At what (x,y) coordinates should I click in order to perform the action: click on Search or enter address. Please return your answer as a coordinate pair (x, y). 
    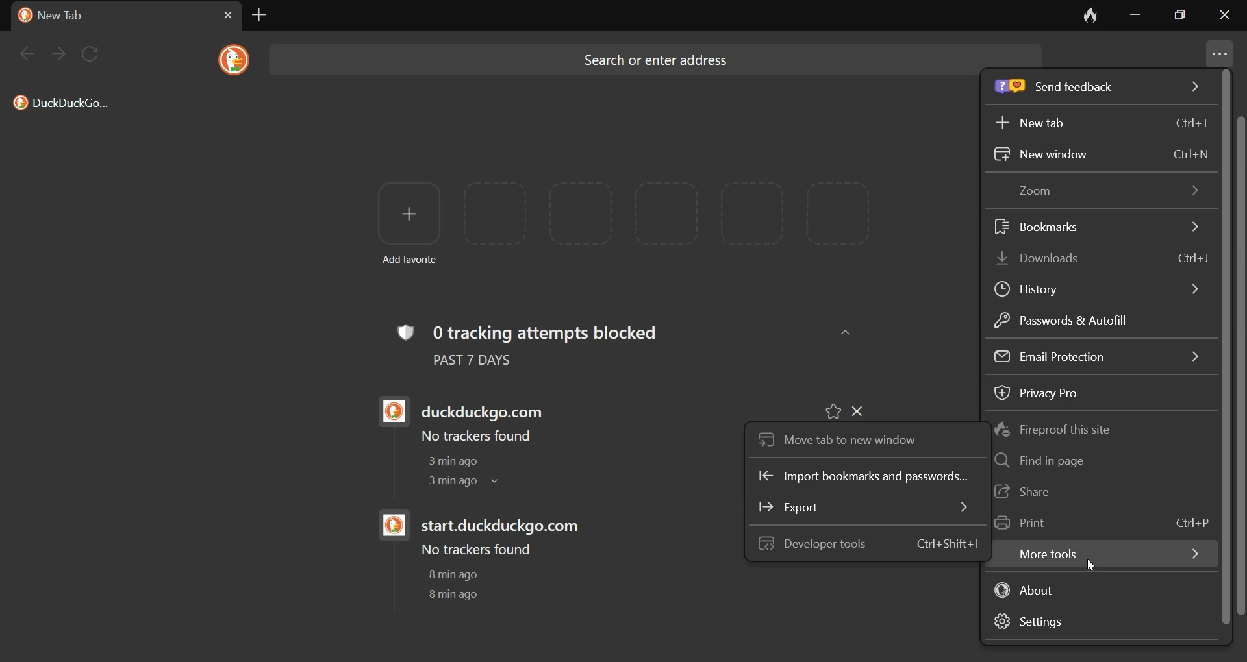
    Looking at the image, I should click on (663, 64).